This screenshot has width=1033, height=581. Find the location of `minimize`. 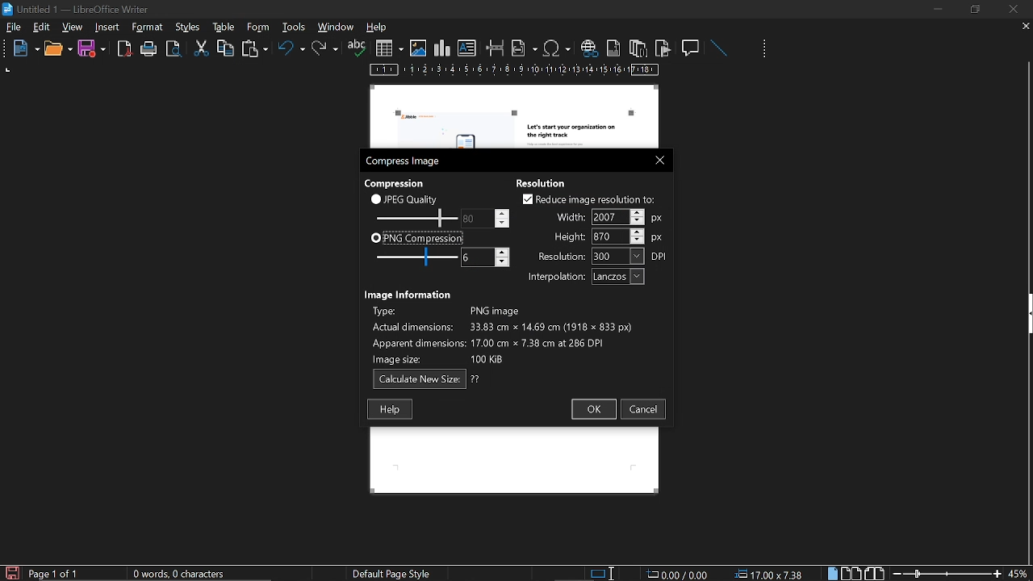

minimize is located at coordinates (938, 9).